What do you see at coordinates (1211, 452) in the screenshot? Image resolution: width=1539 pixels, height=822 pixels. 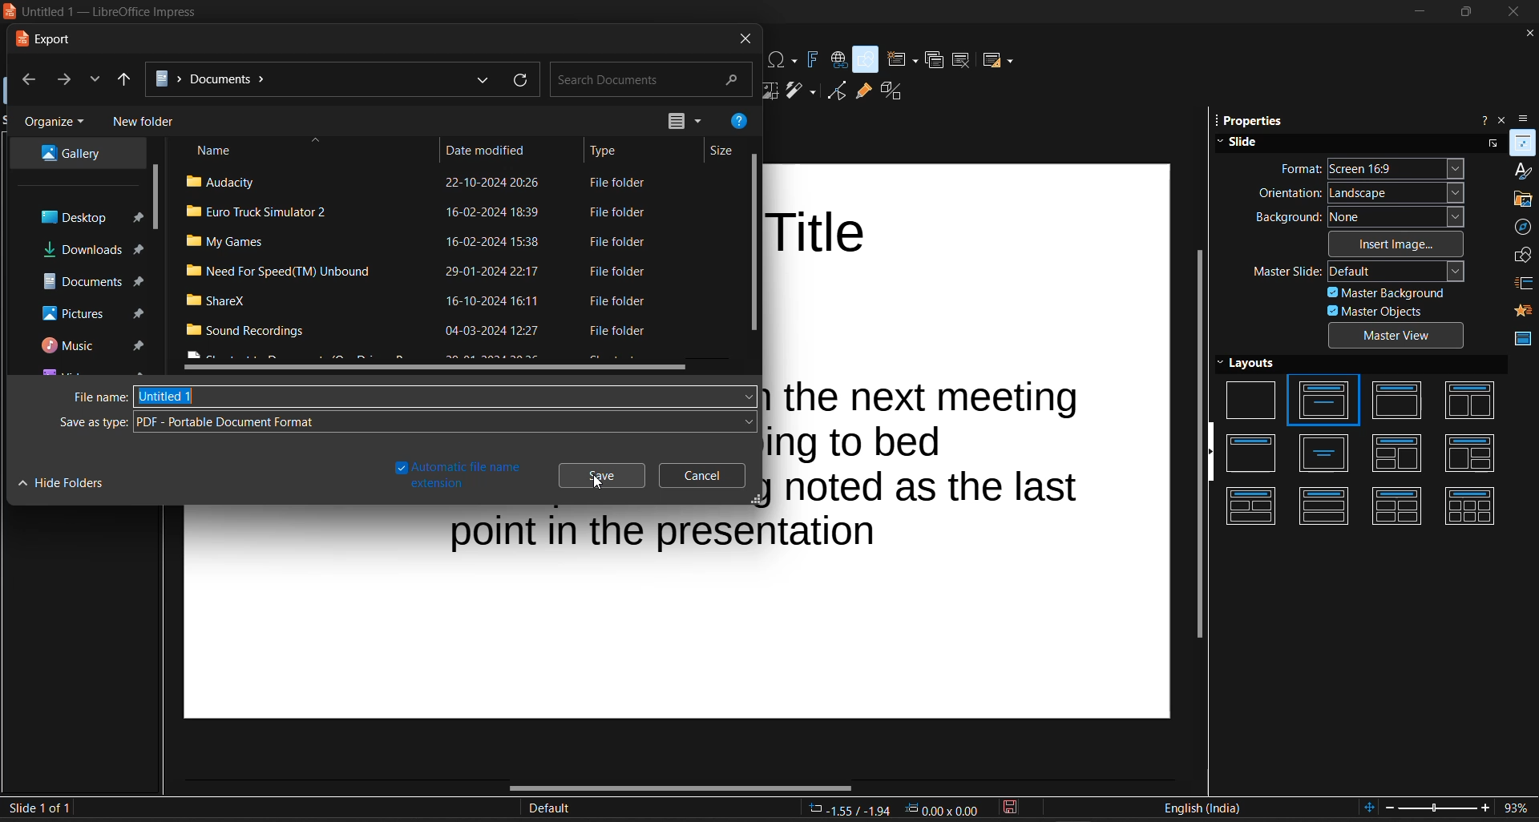 I see `hide` at bounding box center [1211, 452].